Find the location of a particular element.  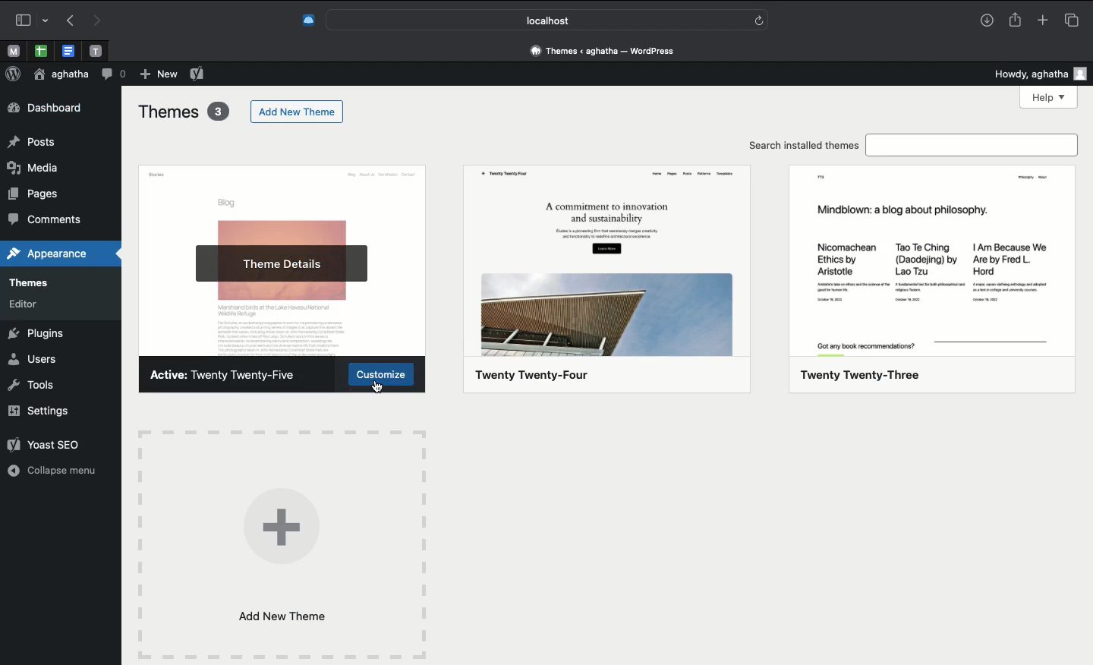

cursor is located at coordinates (380, 389).